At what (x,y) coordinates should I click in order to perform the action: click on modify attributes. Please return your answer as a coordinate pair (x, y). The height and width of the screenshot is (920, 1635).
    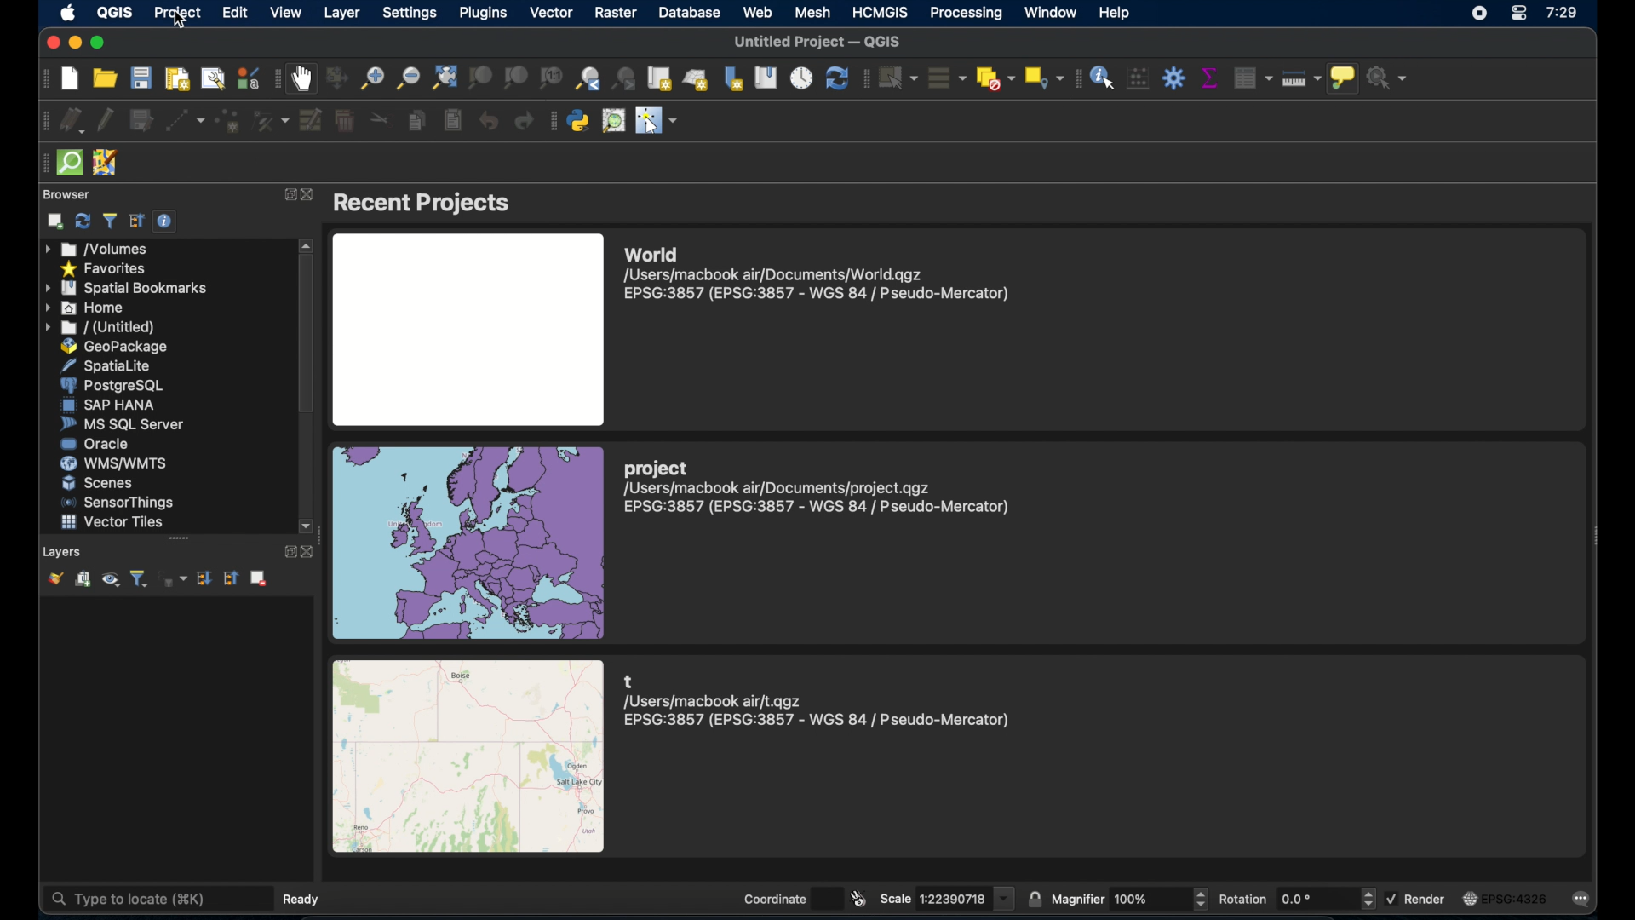
    Looking at the image, I should click on (313, 119).